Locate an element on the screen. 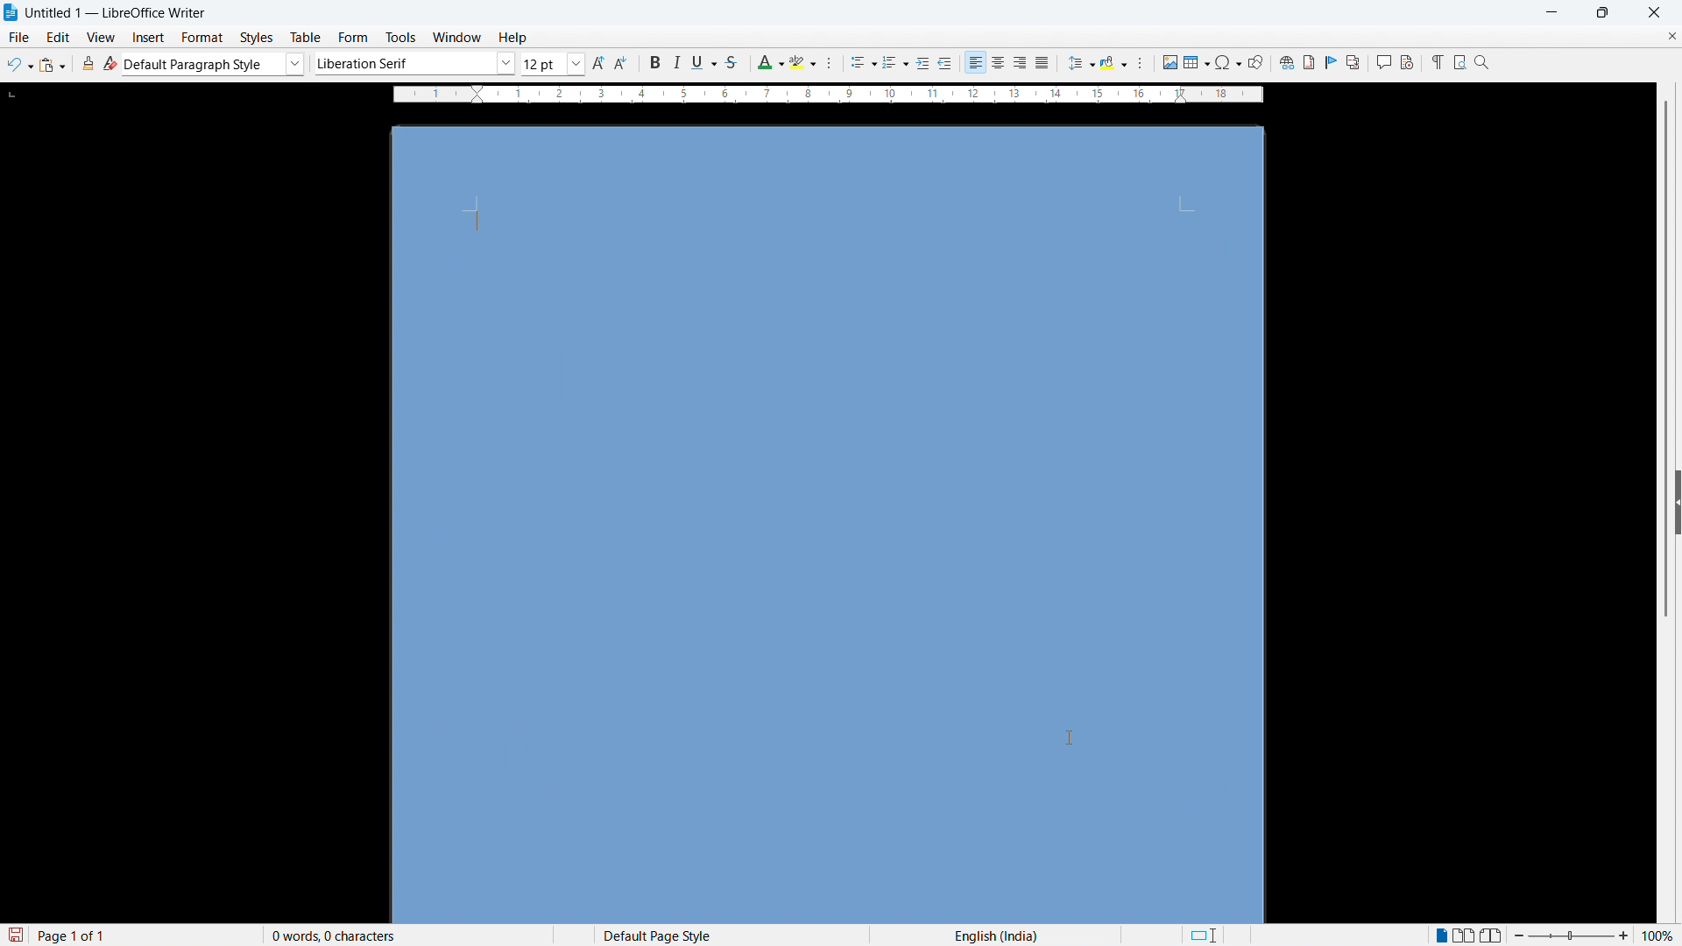 The image size is (1682, 946). Insert footnote  is located at coordinates (1308, 62).